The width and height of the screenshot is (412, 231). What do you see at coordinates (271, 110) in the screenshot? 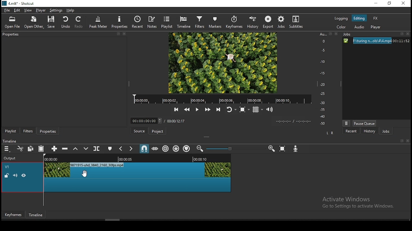
I see `show volume control` at bounding box center [271, 110].